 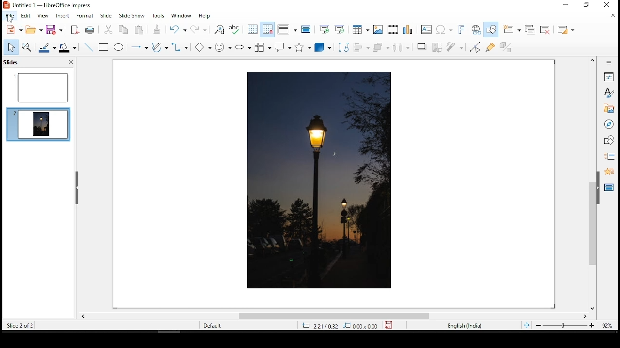 I want to click on acrobat as pdf, so click(x=75, y=29).